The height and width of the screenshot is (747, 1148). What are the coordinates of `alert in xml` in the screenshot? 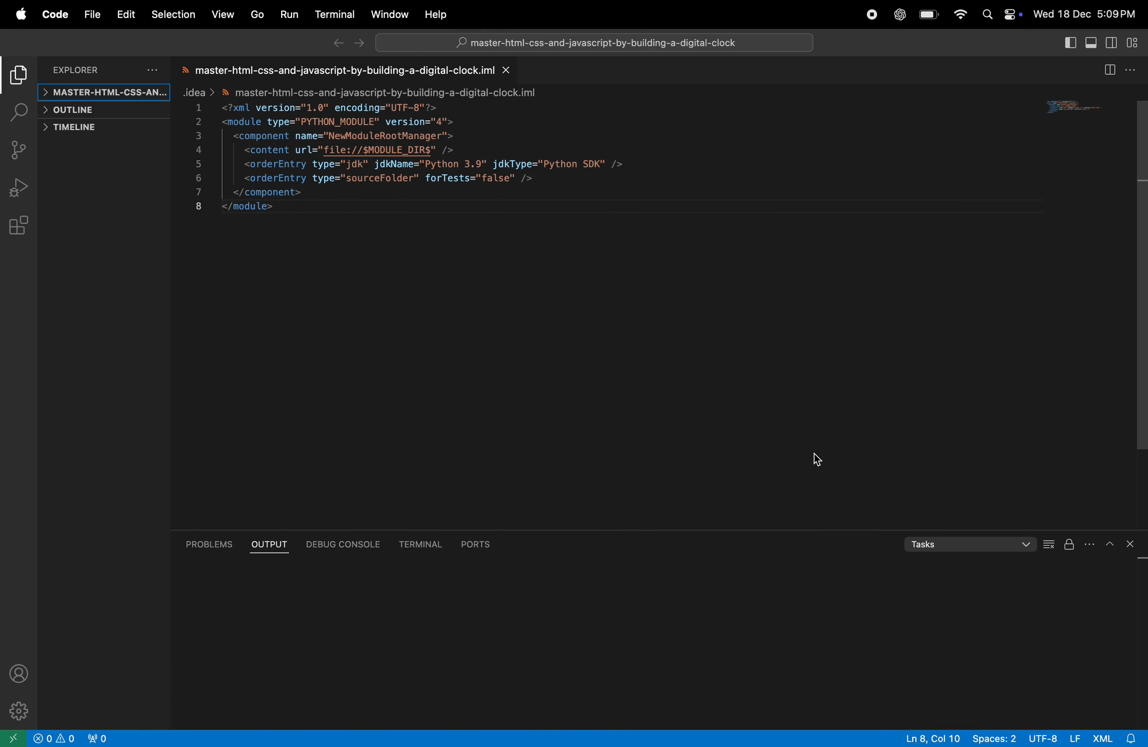 It's located at (1117, 738).